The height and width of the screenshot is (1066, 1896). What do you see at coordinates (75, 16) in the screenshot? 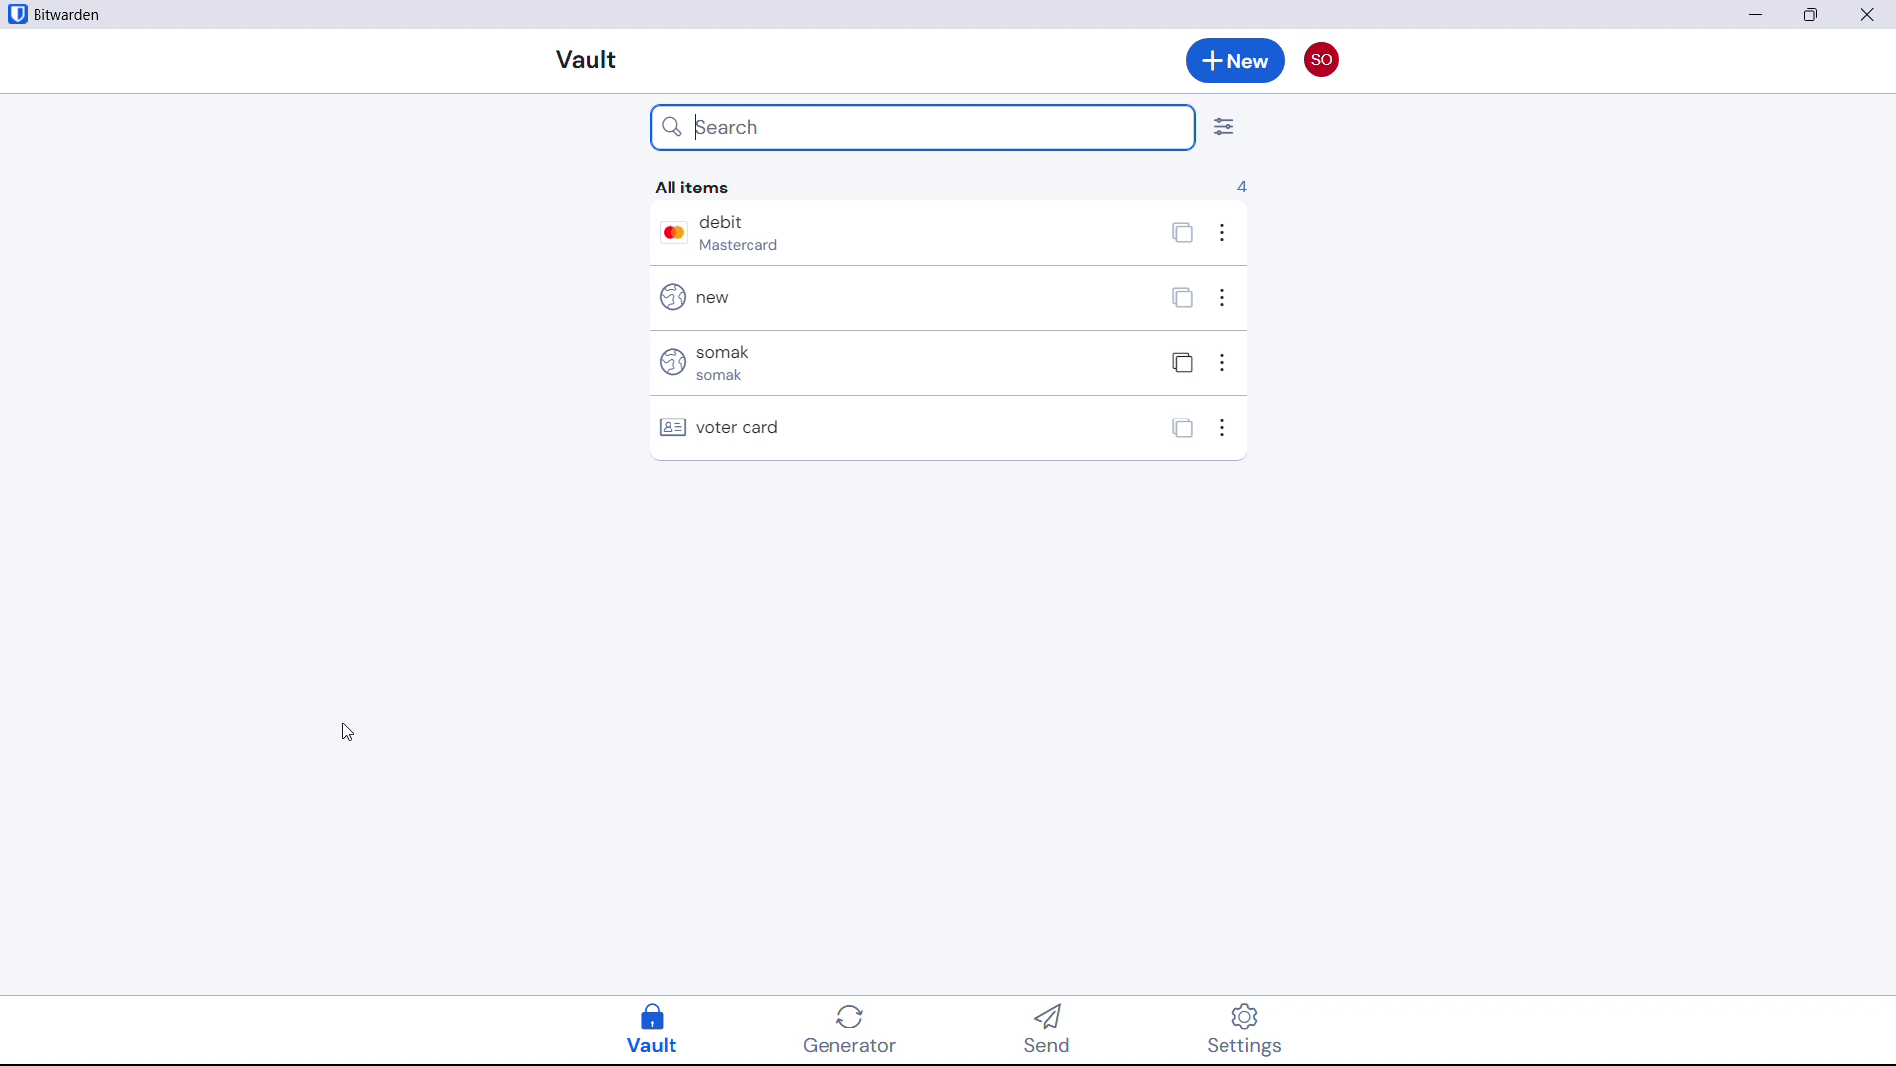
I see `bitwarden` at bounding box center [75, 16].